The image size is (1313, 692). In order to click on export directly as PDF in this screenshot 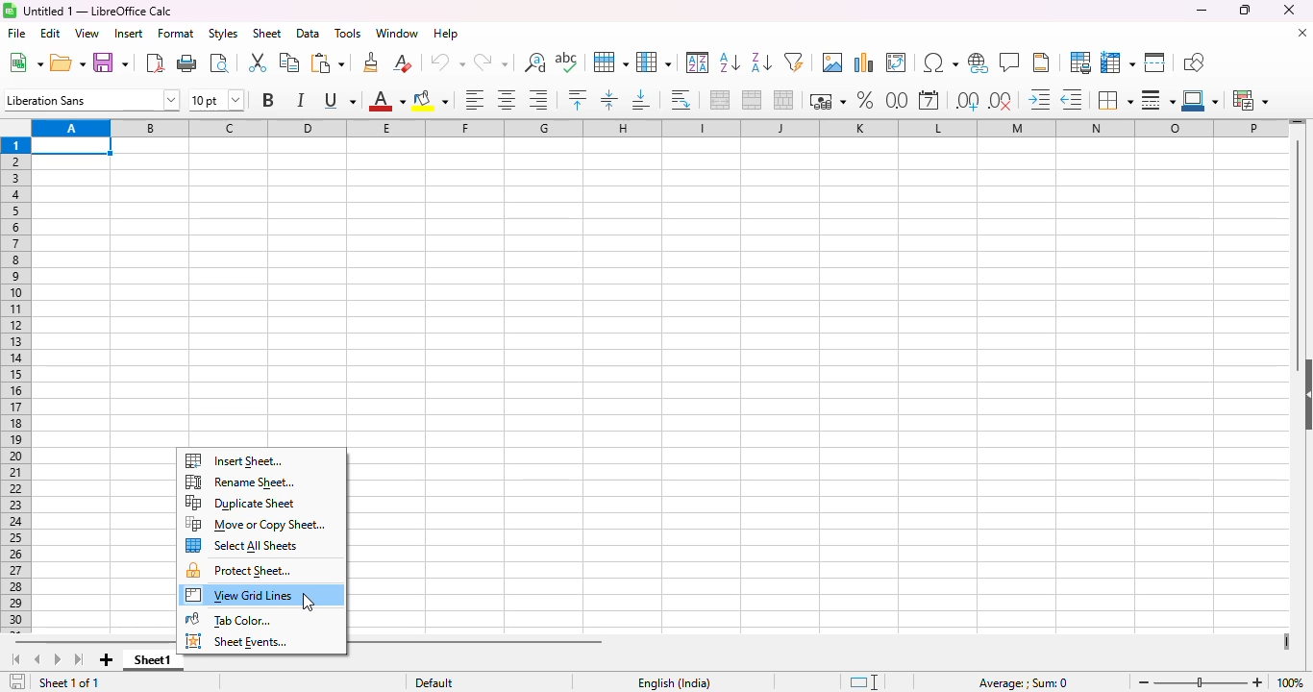, I will do `click(155, 62)`.